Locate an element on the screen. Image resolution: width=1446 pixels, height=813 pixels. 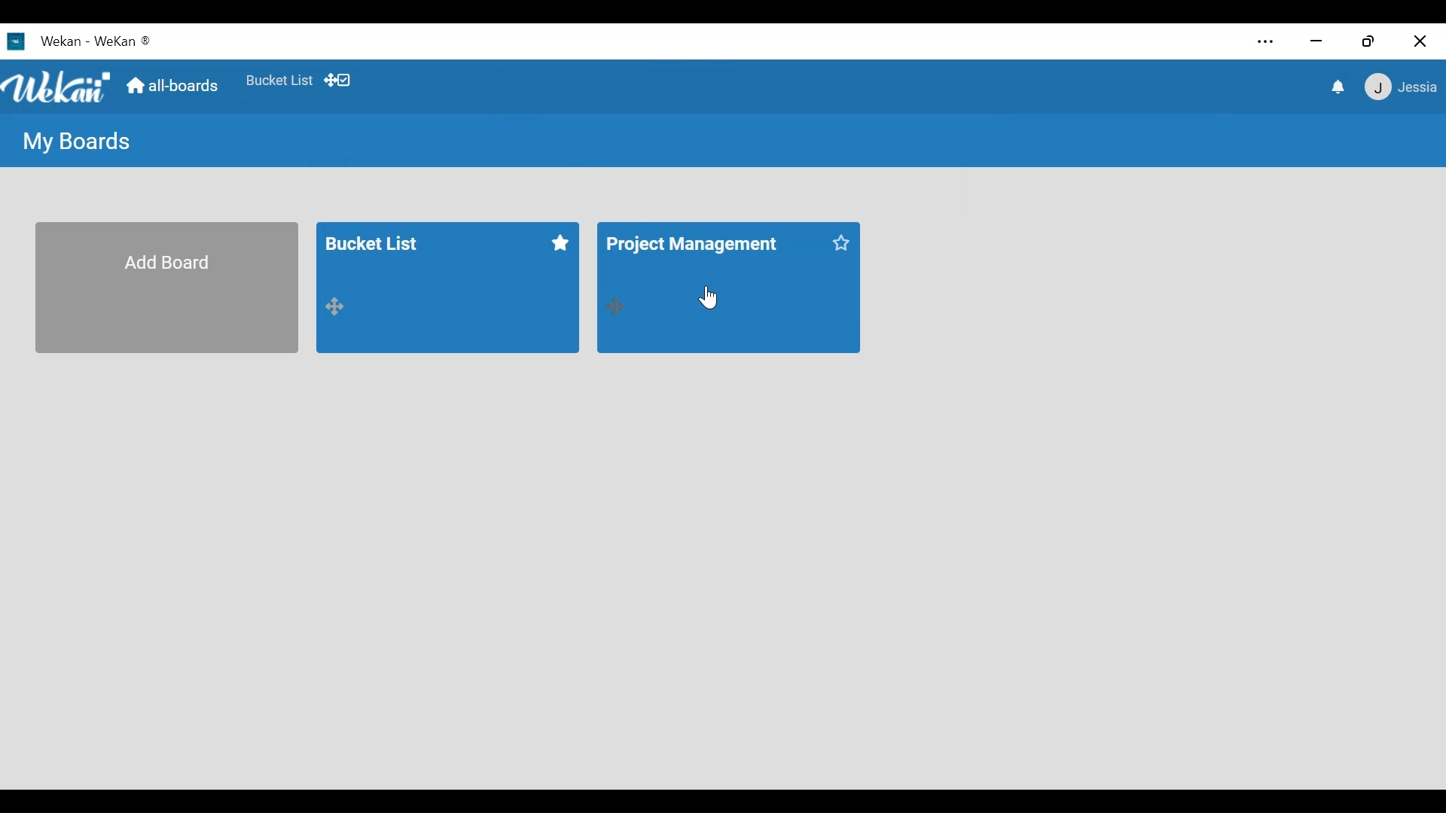
minimize is located at coordinates (1319, 43).